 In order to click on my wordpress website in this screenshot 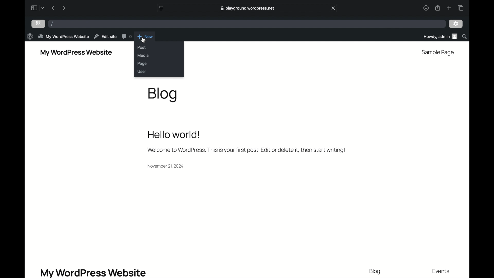, I will do `click(93, 273)`.